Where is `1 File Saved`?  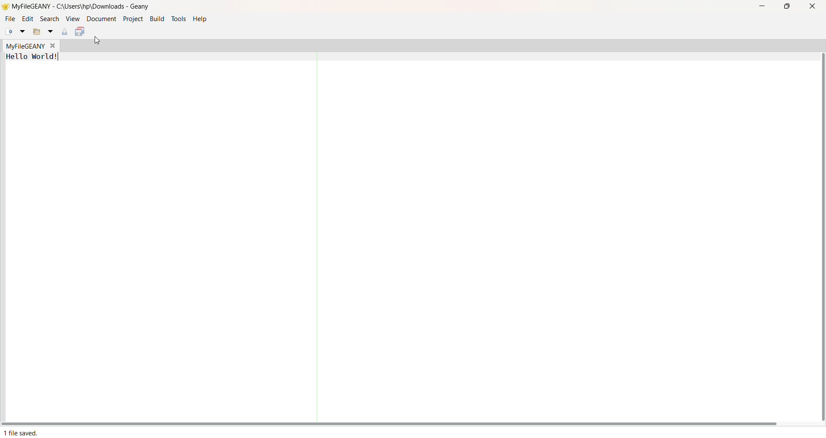
1 File Saved is located at coordinates (25, 434).